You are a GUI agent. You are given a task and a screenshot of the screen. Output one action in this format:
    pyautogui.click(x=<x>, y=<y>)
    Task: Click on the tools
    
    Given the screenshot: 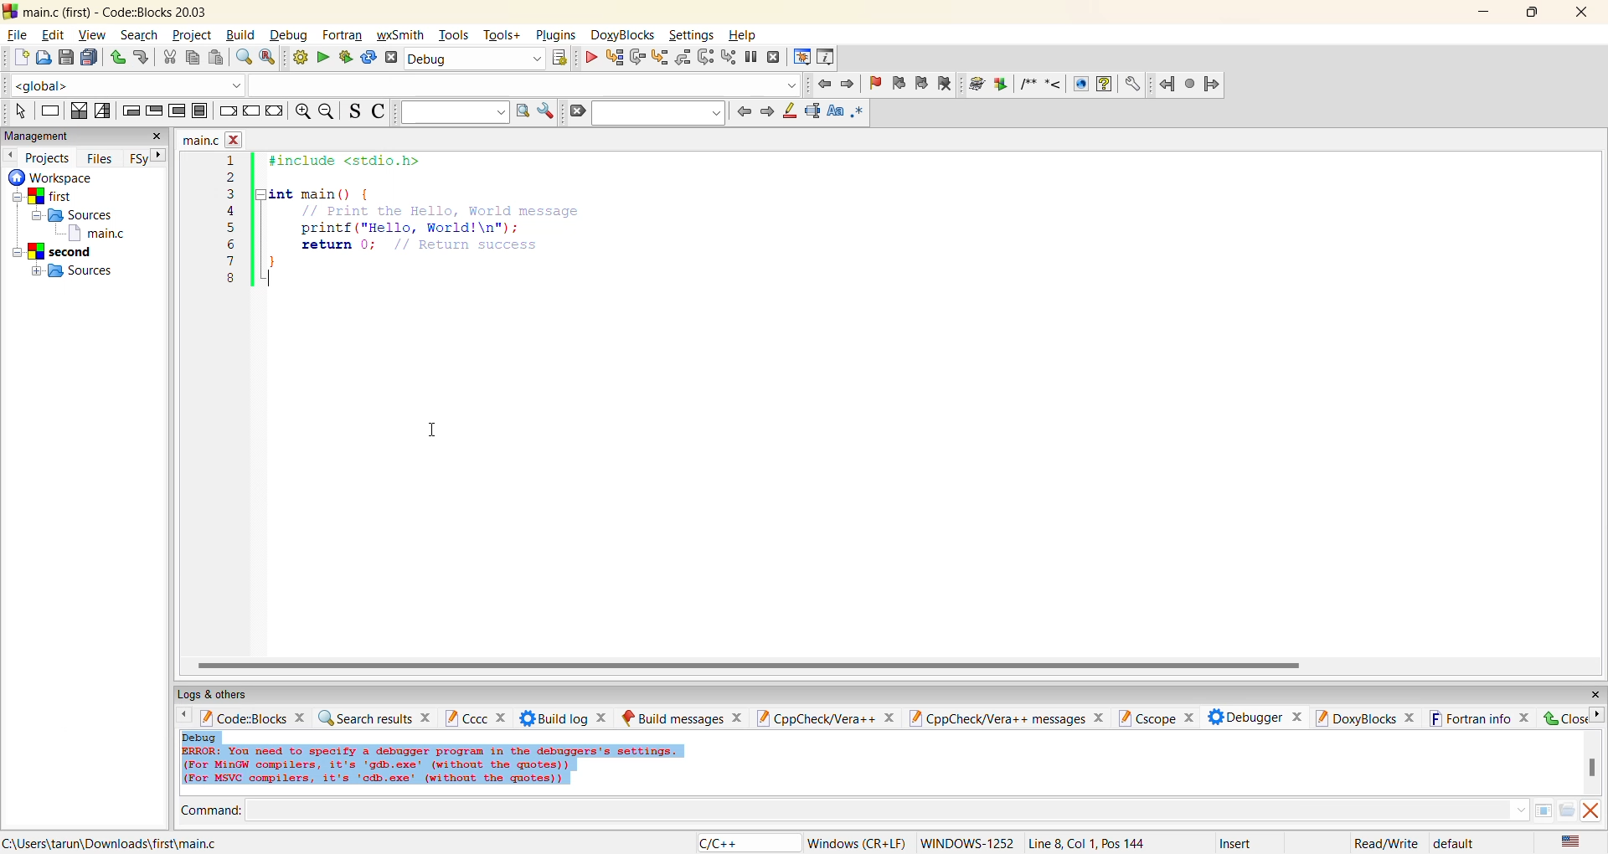 What is the action you would take?
    pyautogui.click(x=456, y=35)
    